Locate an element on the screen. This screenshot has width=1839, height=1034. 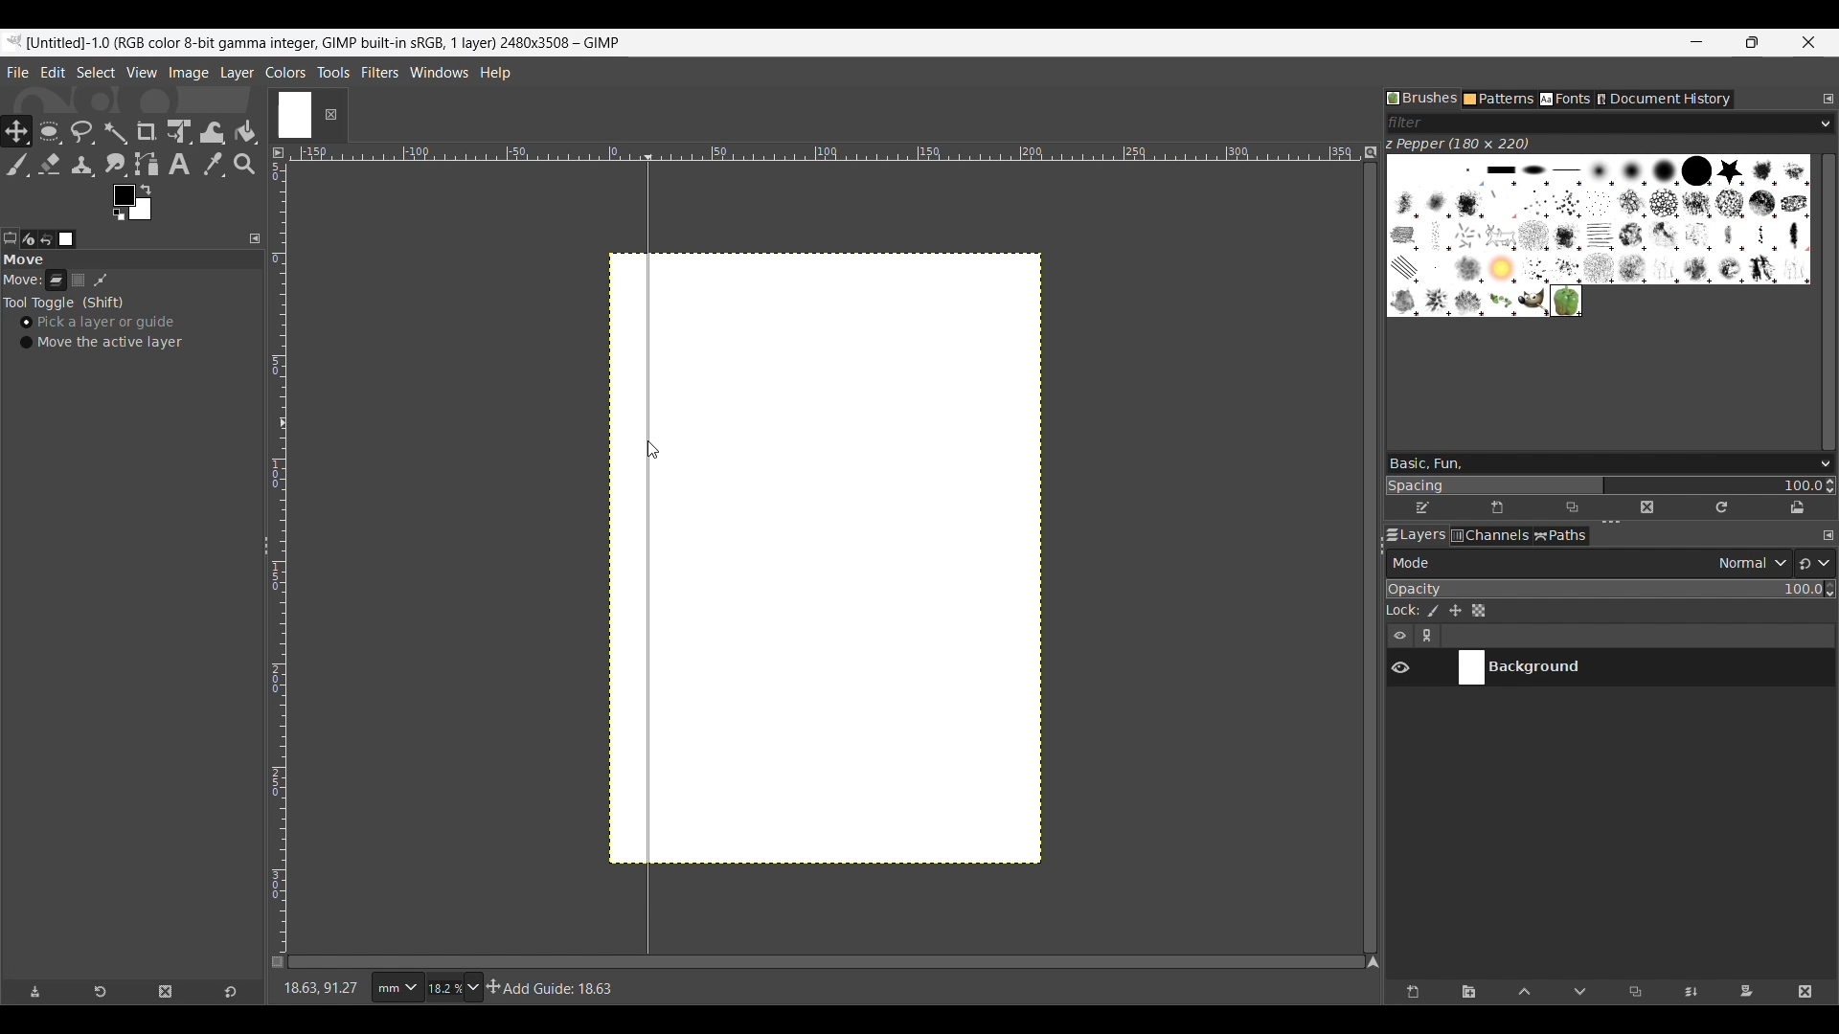
Clone tool is located at coordinates (83, 166).